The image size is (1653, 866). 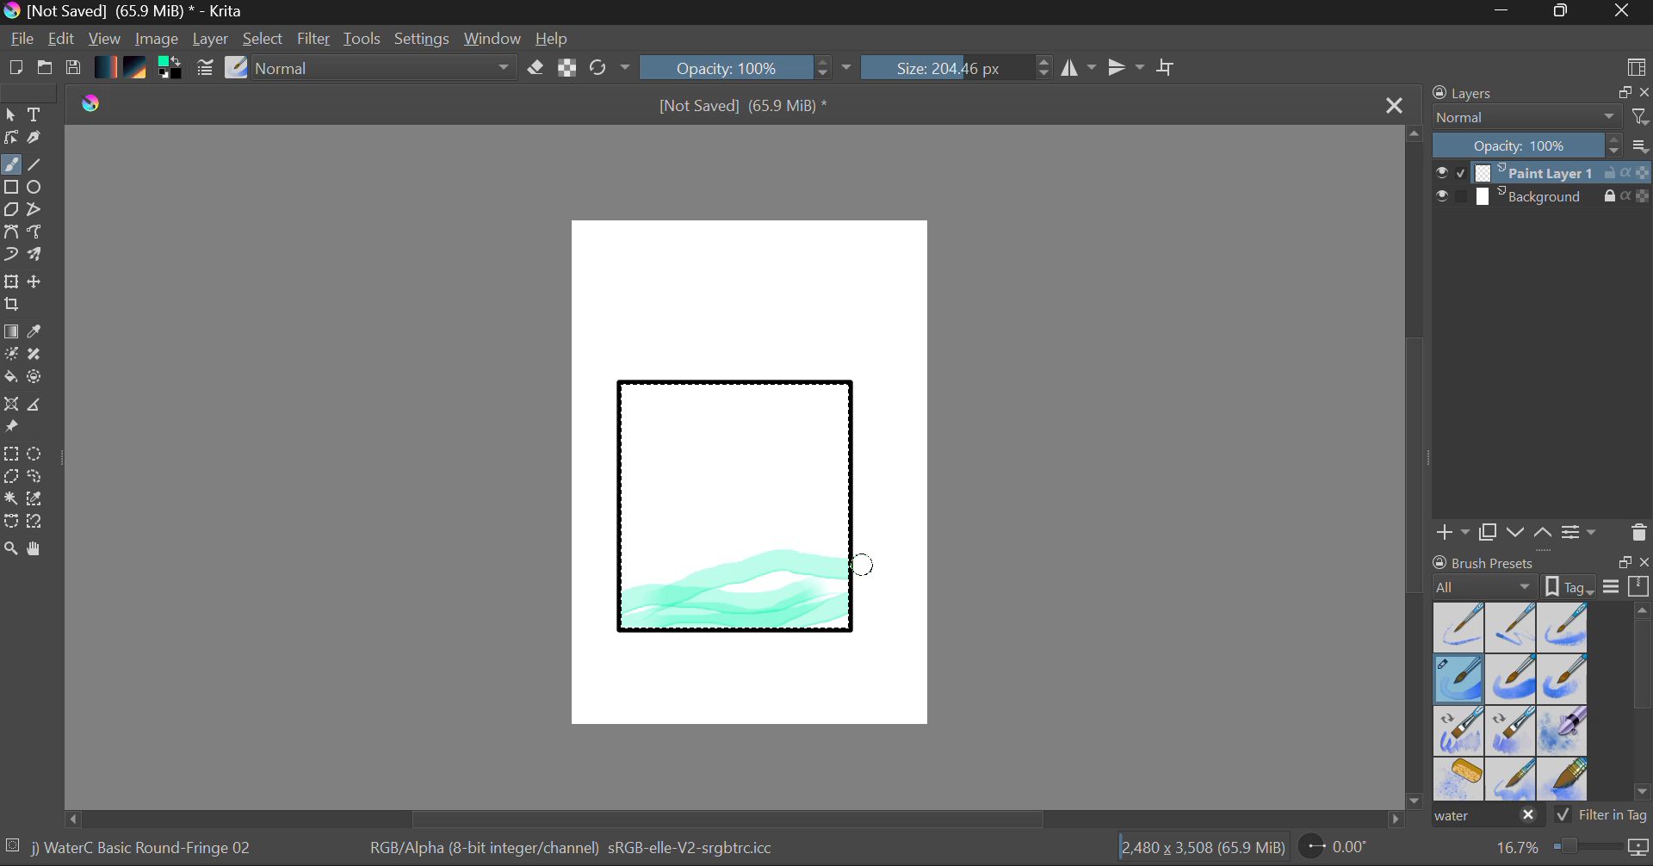 What do you see at coordinates (10, 477) in the screenshot?
I see `Polygon Selection Tool` at bounding box center [10, 477].